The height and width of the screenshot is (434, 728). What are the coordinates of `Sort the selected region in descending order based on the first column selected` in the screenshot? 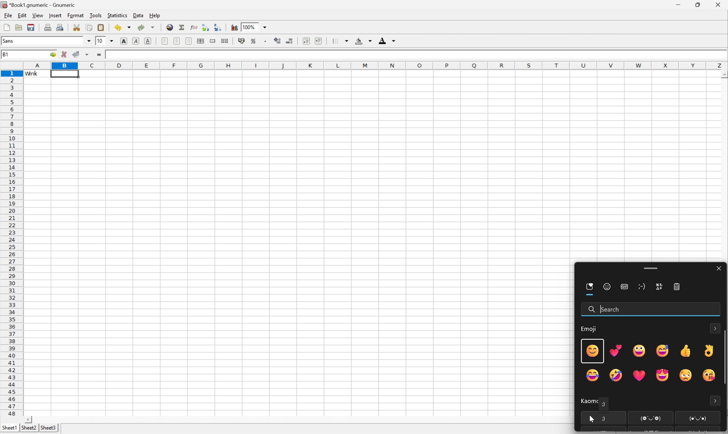 It's located at (218, 27).